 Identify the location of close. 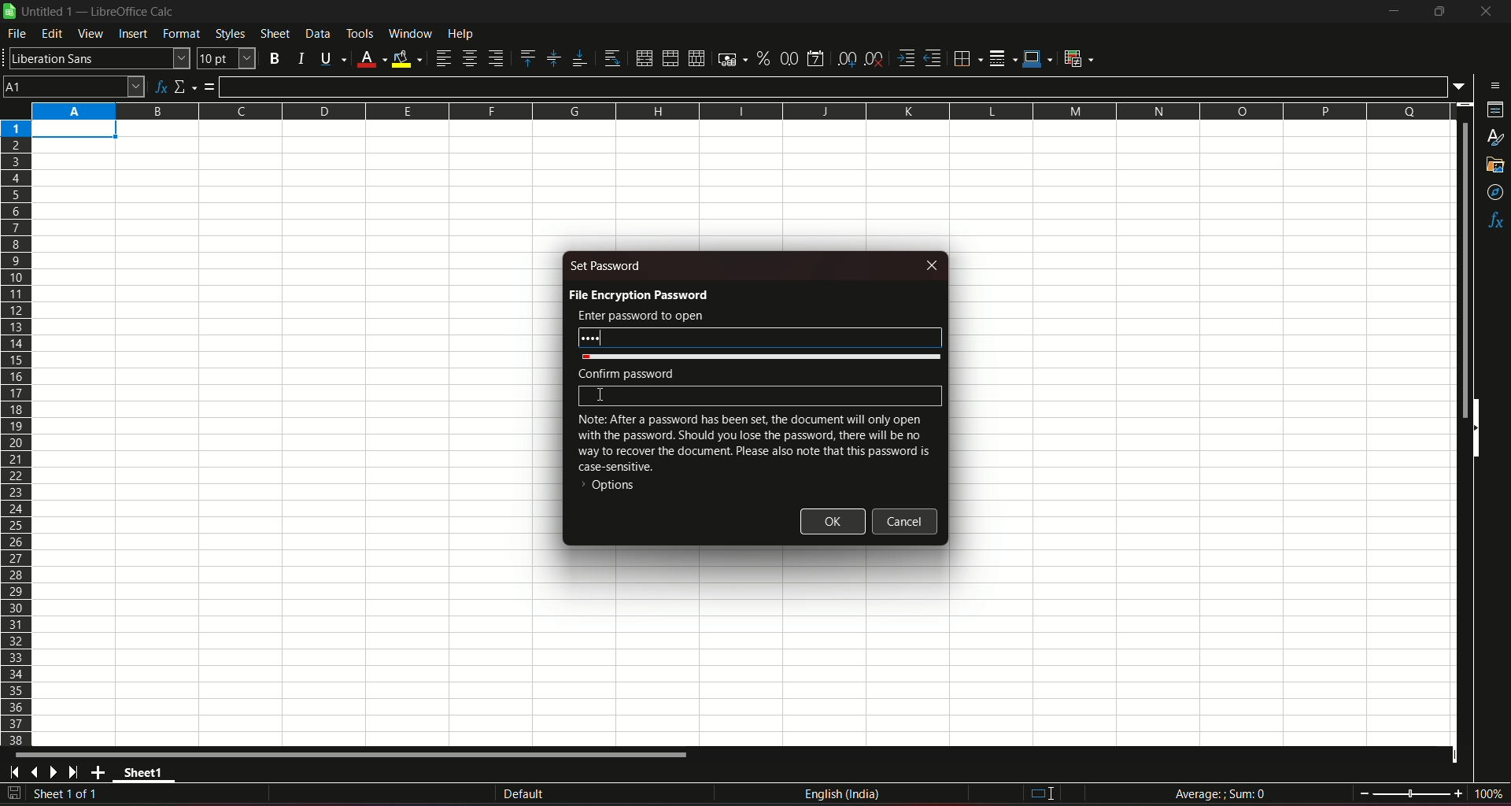
(1483, 14).